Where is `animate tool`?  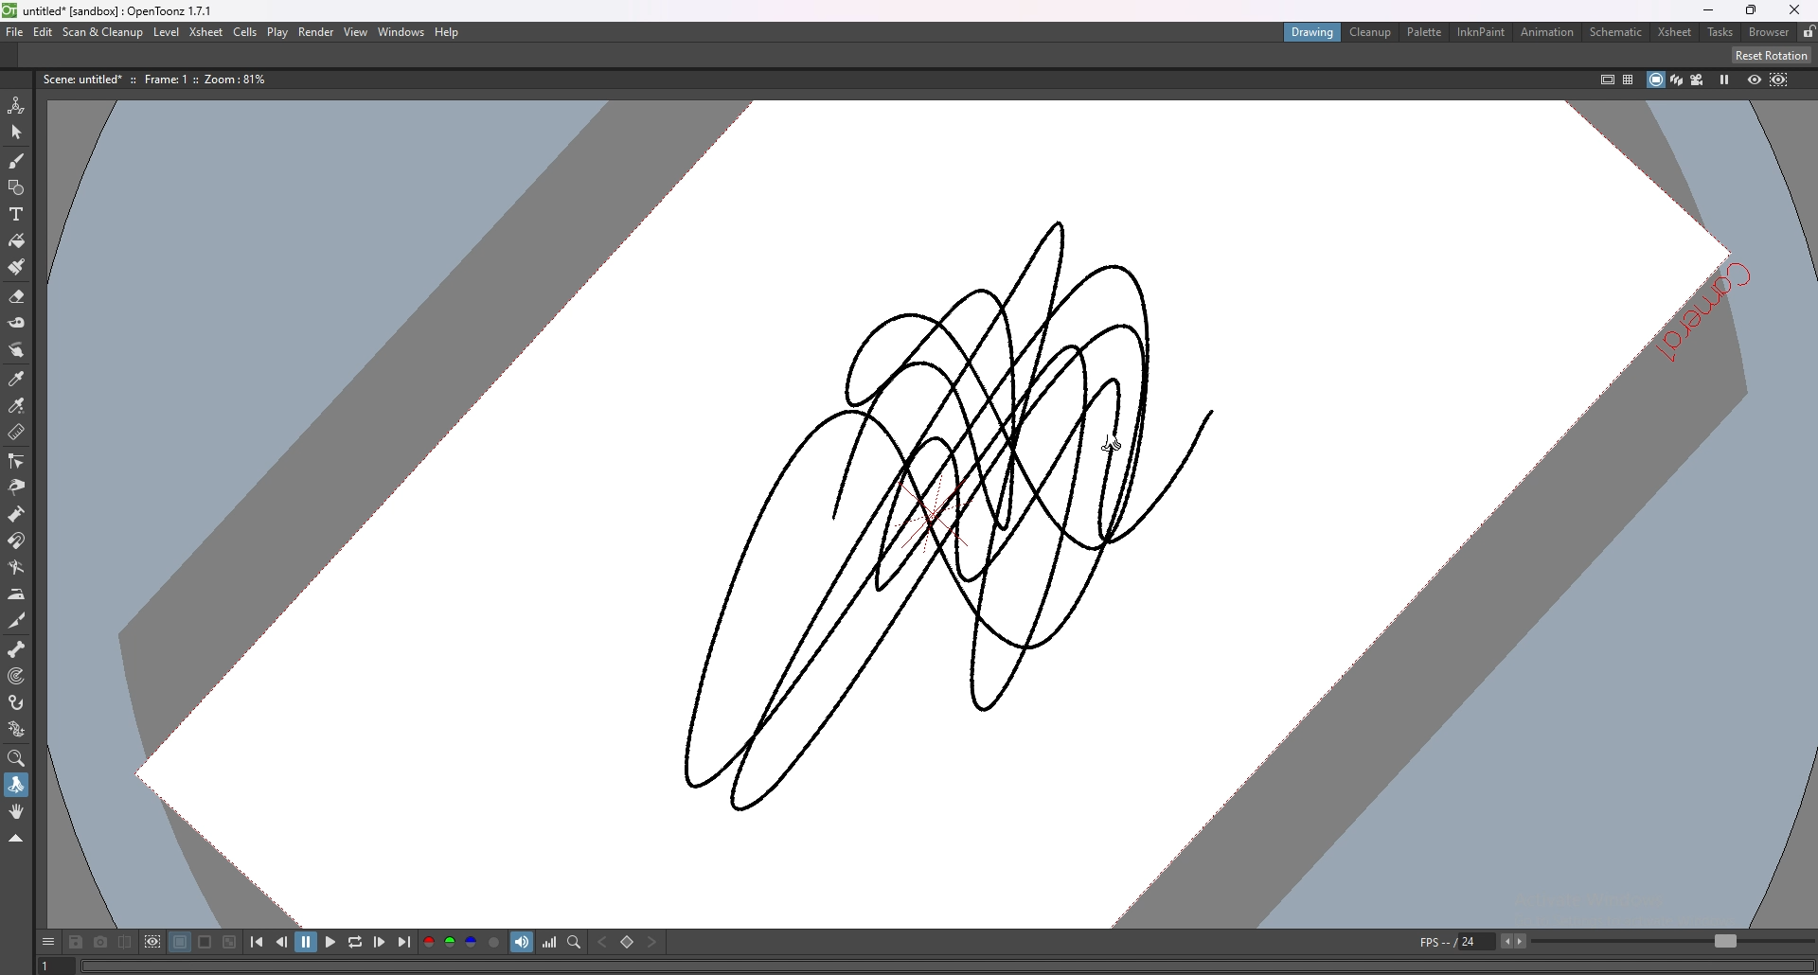 animate tool is located at coordinates (16, 106).